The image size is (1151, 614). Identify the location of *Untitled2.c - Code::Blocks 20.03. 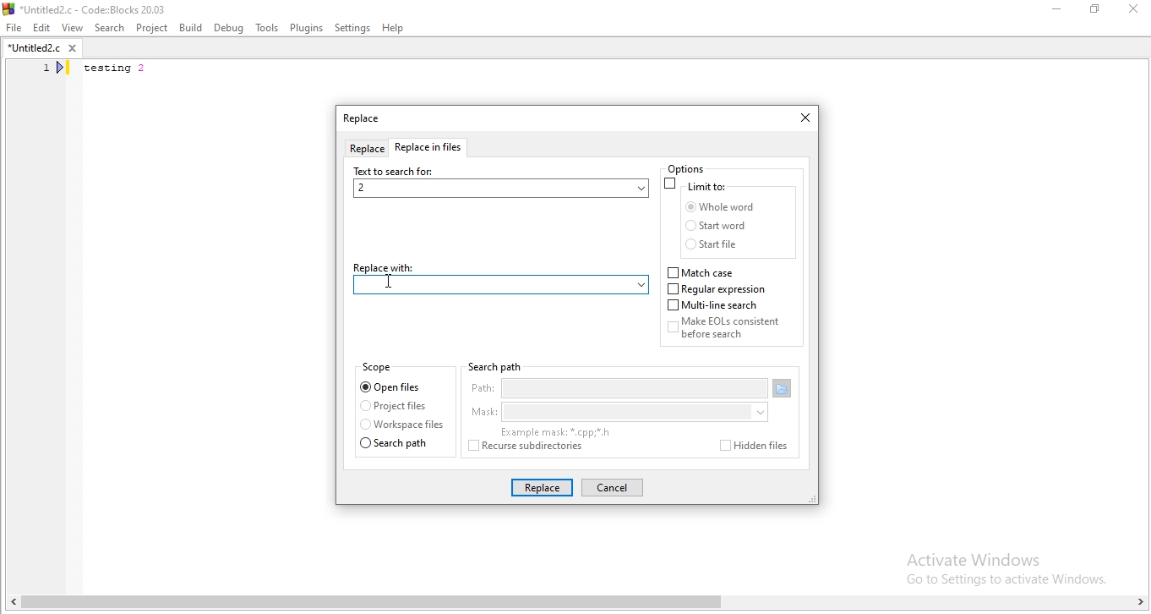
(102, 8).